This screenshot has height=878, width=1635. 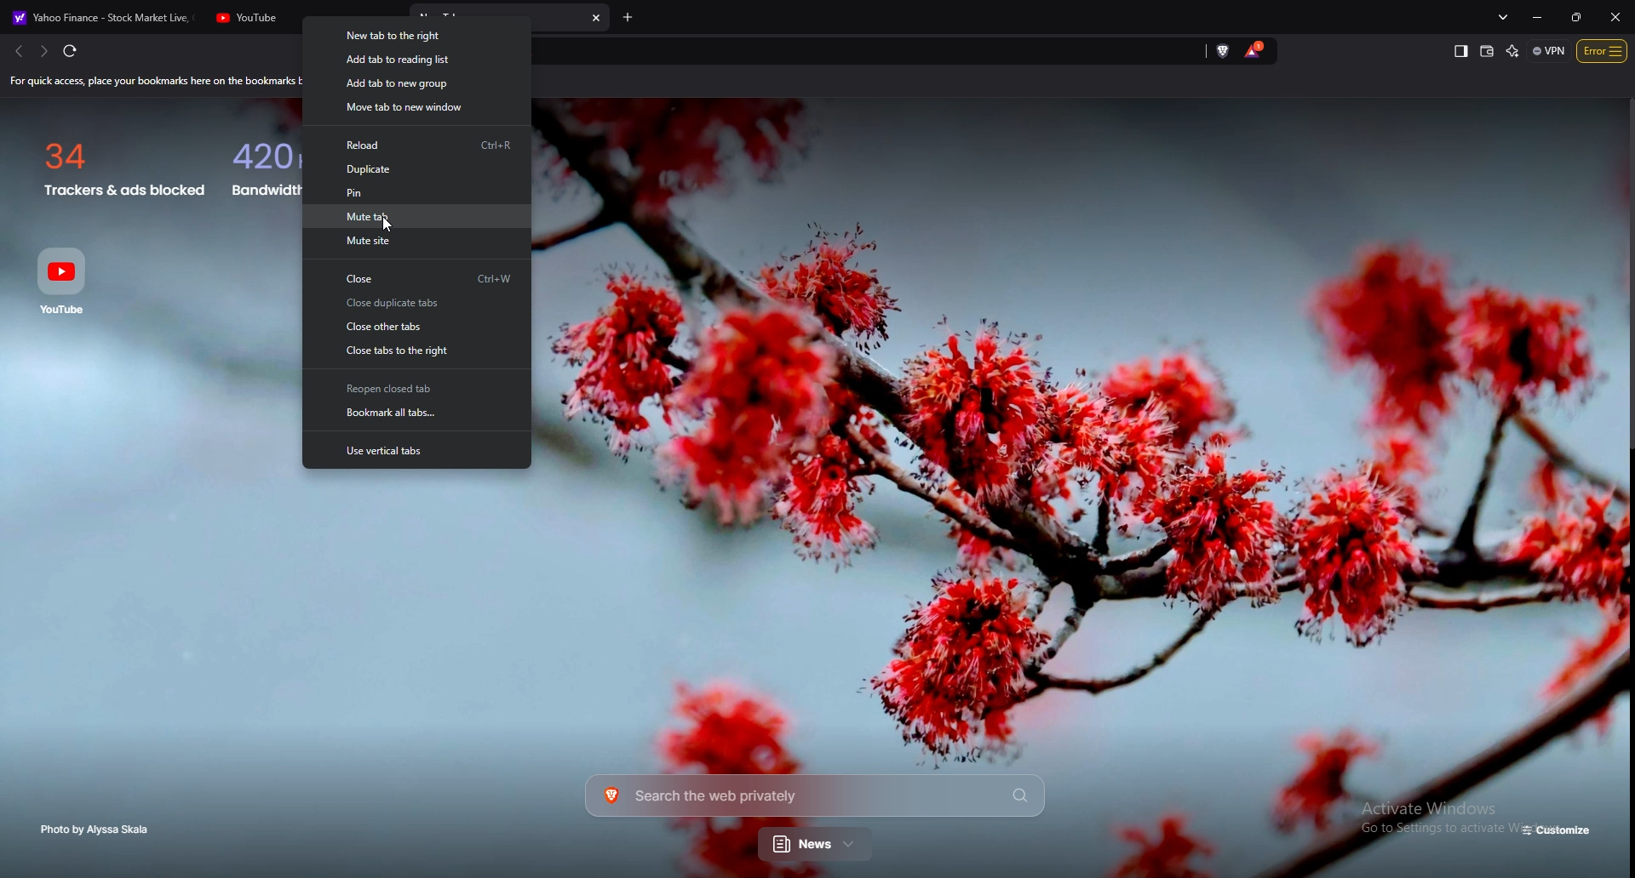 I want to click on add tab, so click(x=628, y=18).